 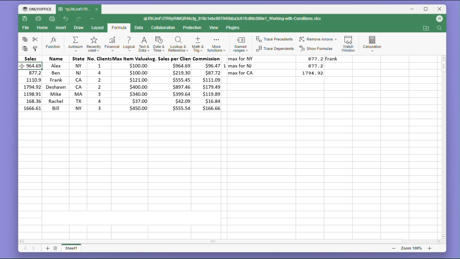 I want to click on function, so click(x=53, y=43).